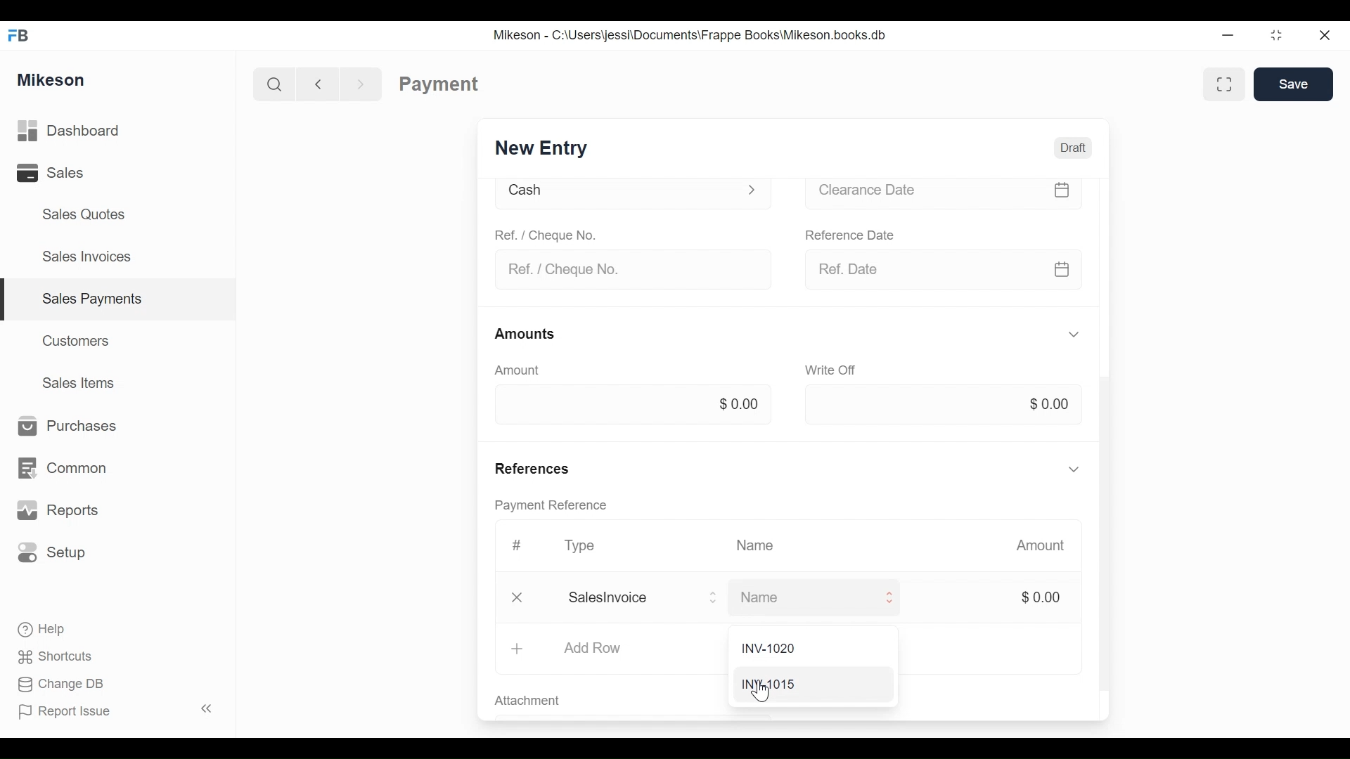 The width and height of the screenshot is (1350, 759). I want to click on Sales payments, so click(95, 298).